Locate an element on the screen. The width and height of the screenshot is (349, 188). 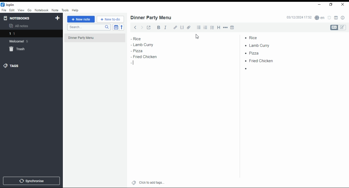
lamb curry is located at coordinates (259, 45).